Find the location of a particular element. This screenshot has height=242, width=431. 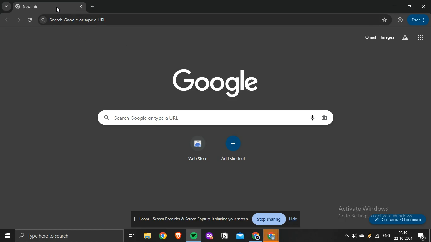

winamp is located at coordinates (369, 236).